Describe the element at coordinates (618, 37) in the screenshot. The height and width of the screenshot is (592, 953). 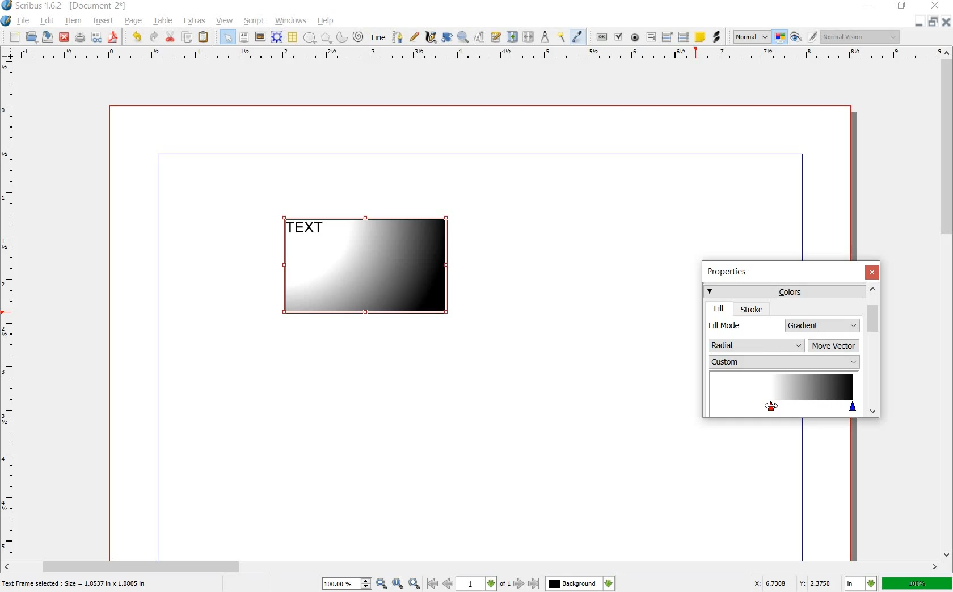
I see `pdf check box` at that location.